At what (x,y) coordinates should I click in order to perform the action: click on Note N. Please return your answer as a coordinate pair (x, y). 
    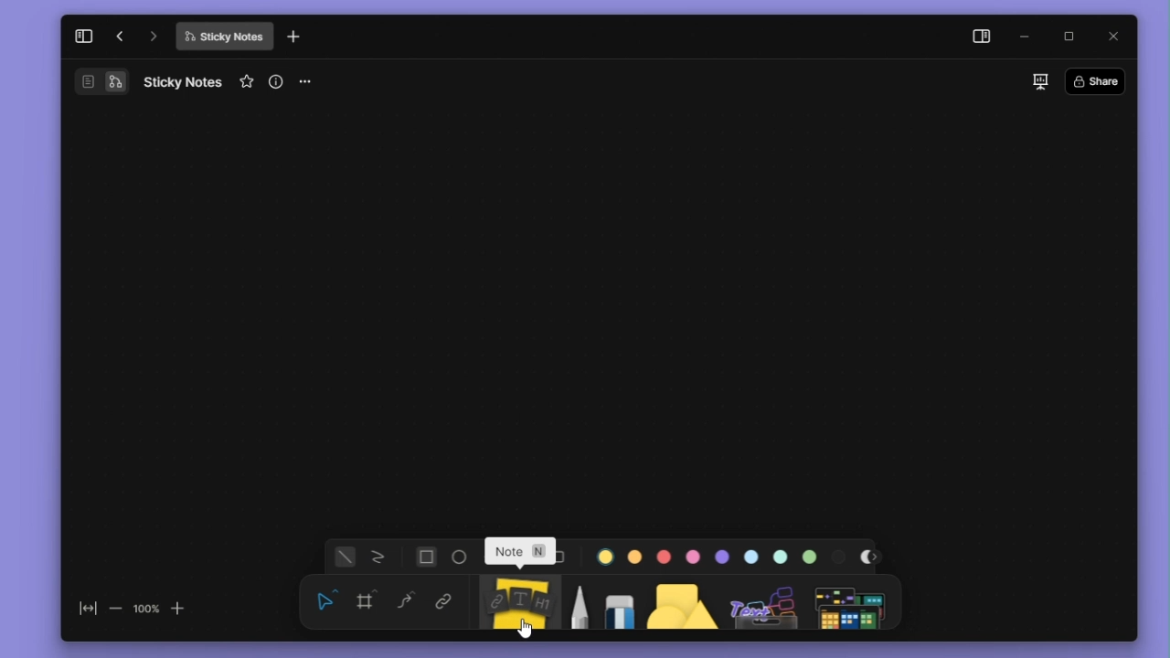
    Looking at the image, I should click on (527, 554).